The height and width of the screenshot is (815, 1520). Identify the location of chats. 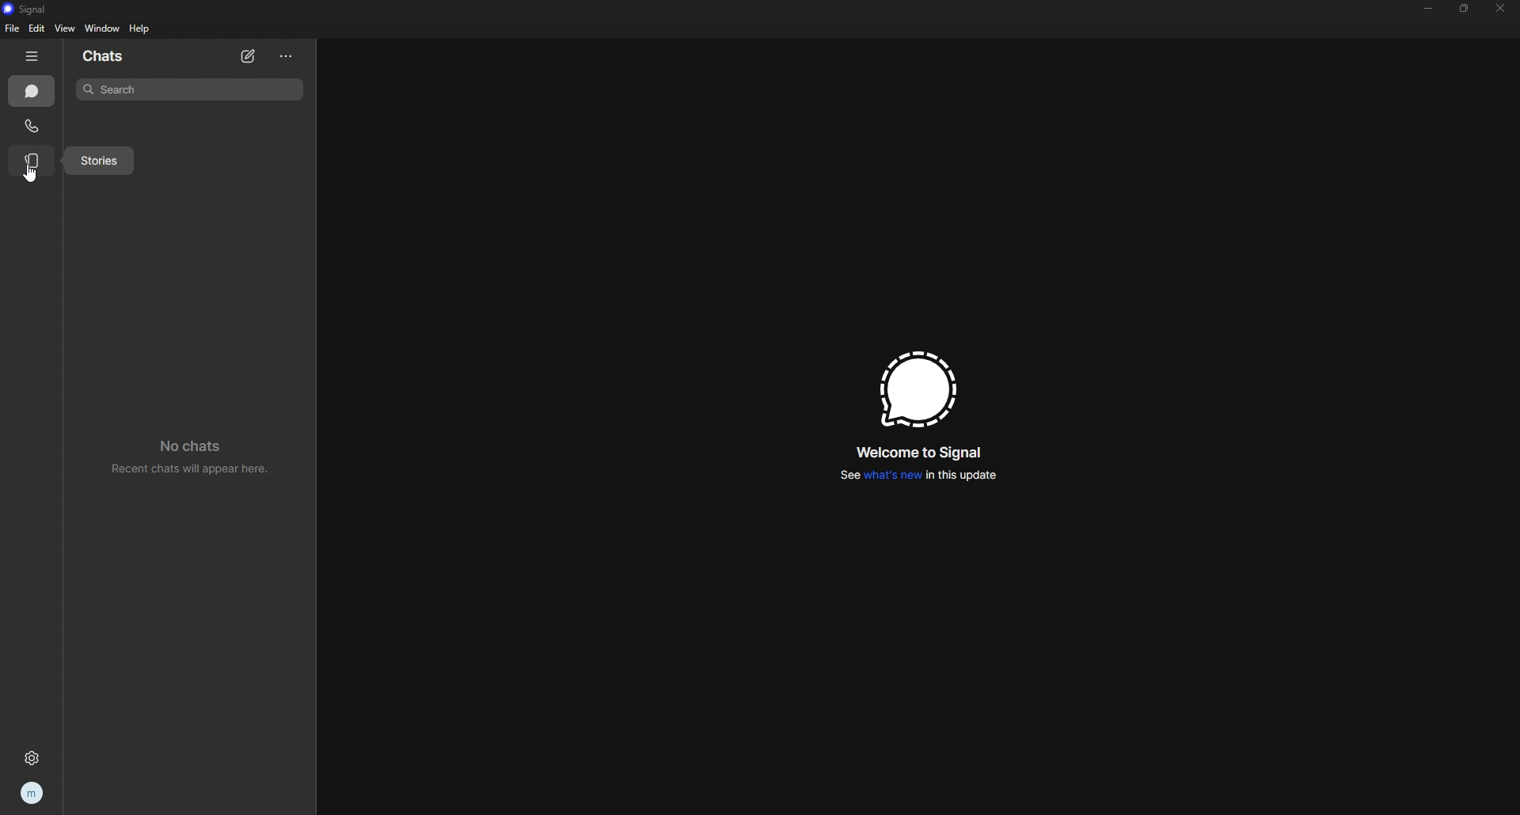
(31, 91).